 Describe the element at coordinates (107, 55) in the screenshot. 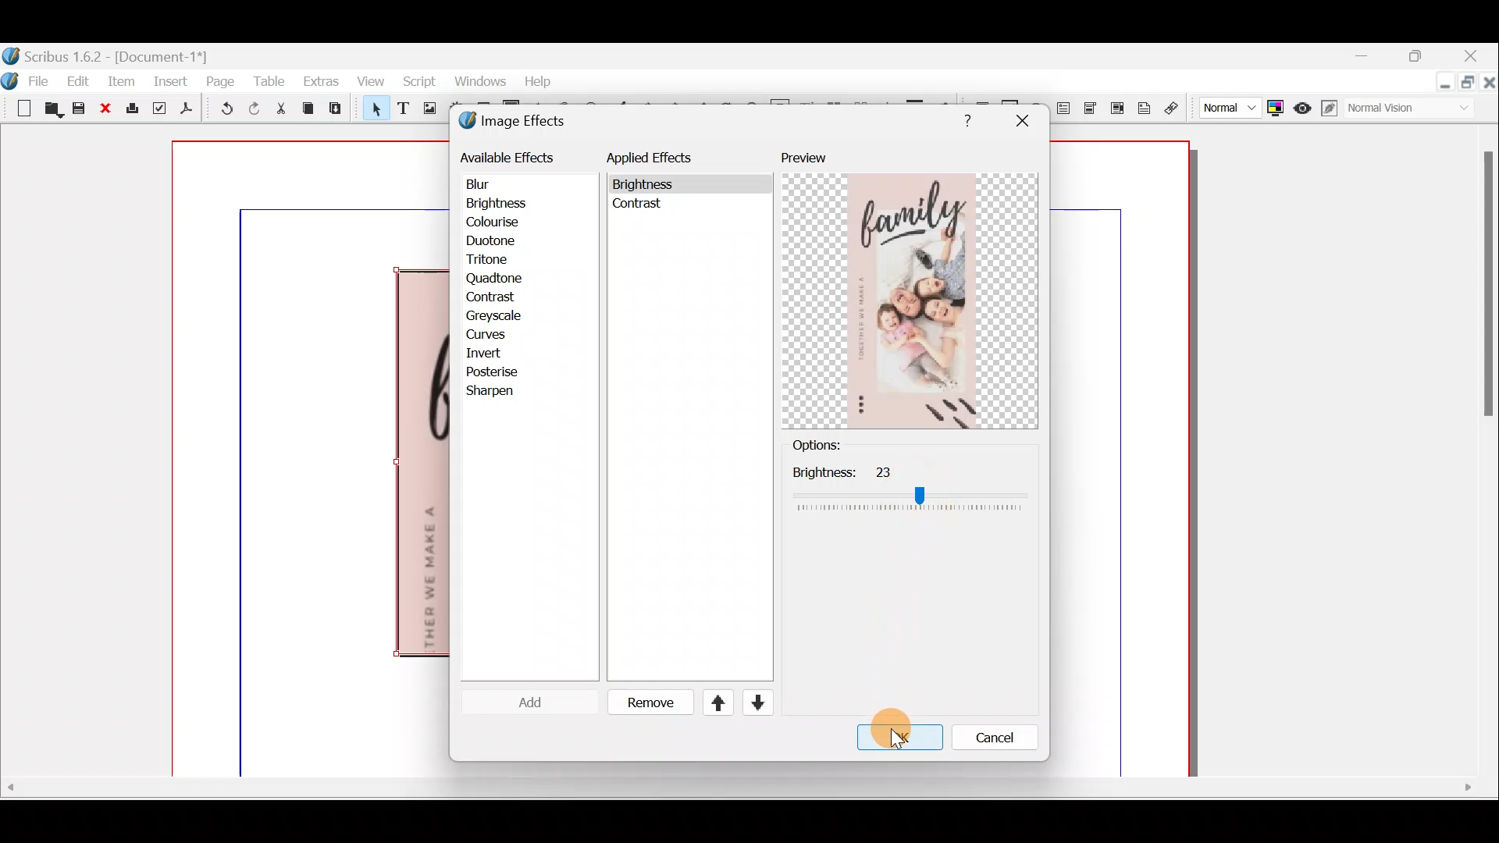

I see `Document name` at that location.